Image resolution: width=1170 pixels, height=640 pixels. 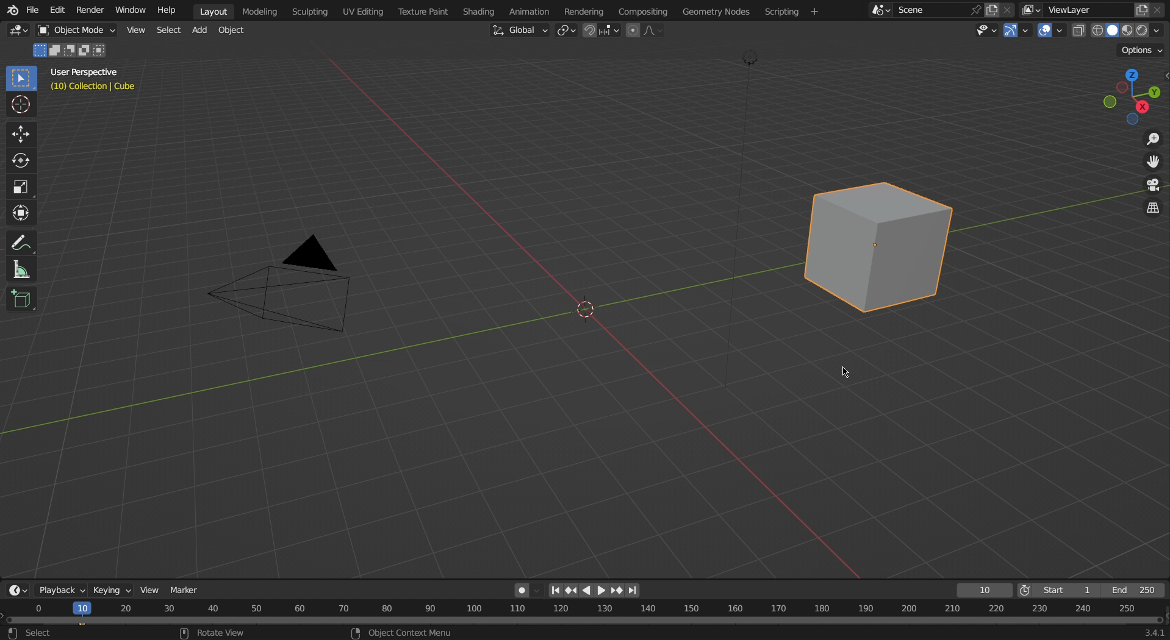 What do you see at coordinates (21, 271) in the screenshot?
I see `Measure` at bounding box center [21, 271].